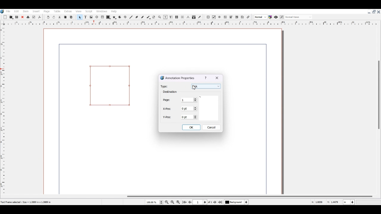  What do you see at coordinates (190, 86) in the screenshot?
I see `Type` at bounding box center [190, 86].